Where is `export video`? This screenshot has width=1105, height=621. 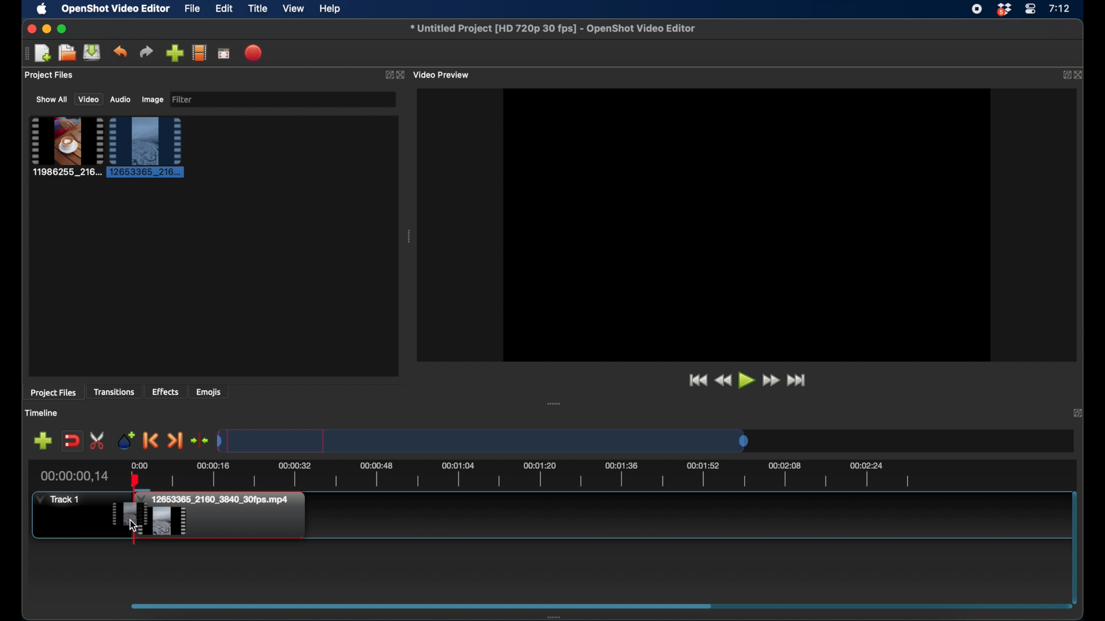
export video is located at coordinates (255, 53).